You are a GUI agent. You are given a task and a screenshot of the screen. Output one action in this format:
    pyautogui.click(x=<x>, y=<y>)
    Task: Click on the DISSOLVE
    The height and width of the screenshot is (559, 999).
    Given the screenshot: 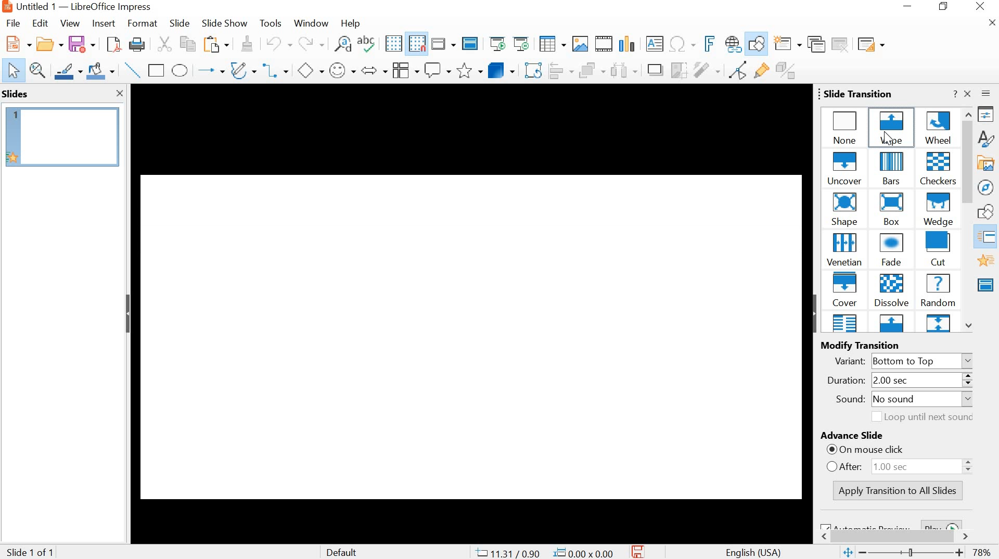 What is the action you would take?
    pyautogui.click(x=892, y=291)
    